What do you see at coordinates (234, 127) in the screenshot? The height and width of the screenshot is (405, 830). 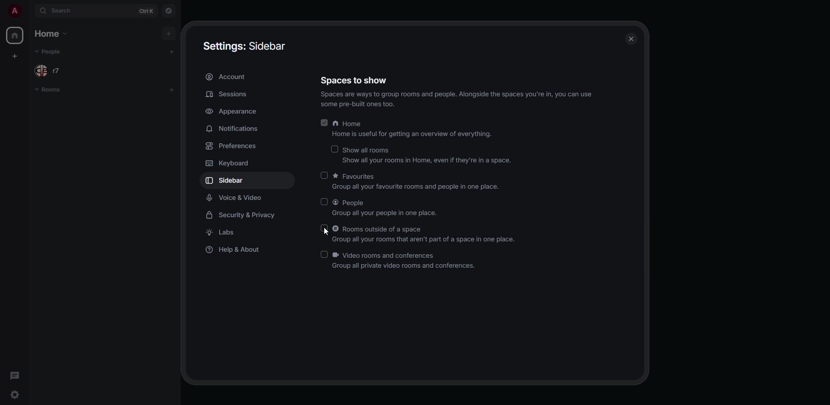 I see `notifications` at bounding box center [234, 127].